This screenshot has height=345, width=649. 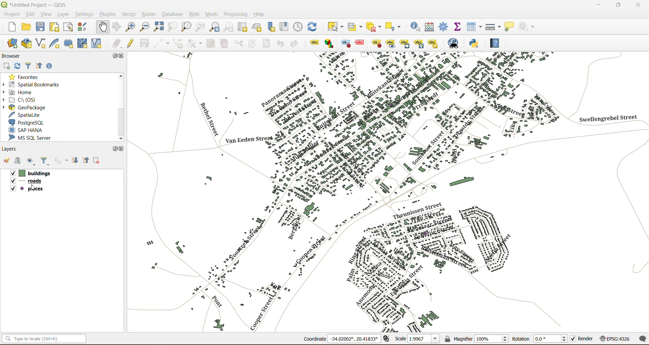 I want to click on enable properties, so click(x=50, y=66).